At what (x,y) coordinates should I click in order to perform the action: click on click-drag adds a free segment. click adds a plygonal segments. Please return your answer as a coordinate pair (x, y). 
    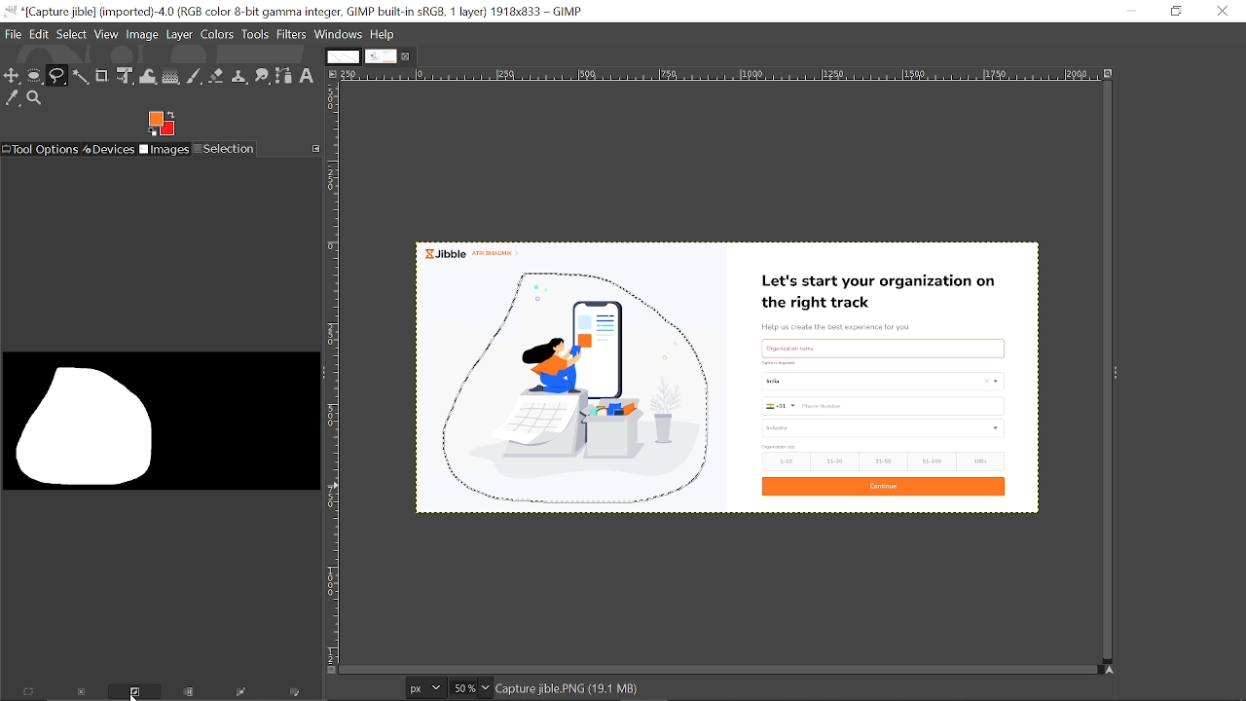
    Looking at the image, I should click on (676, 687).